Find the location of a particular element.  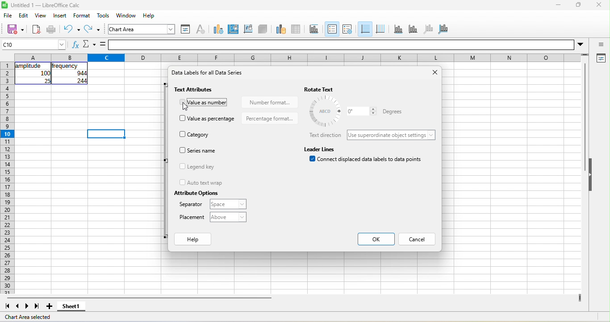

column headings is located at coordinates (300, 57).